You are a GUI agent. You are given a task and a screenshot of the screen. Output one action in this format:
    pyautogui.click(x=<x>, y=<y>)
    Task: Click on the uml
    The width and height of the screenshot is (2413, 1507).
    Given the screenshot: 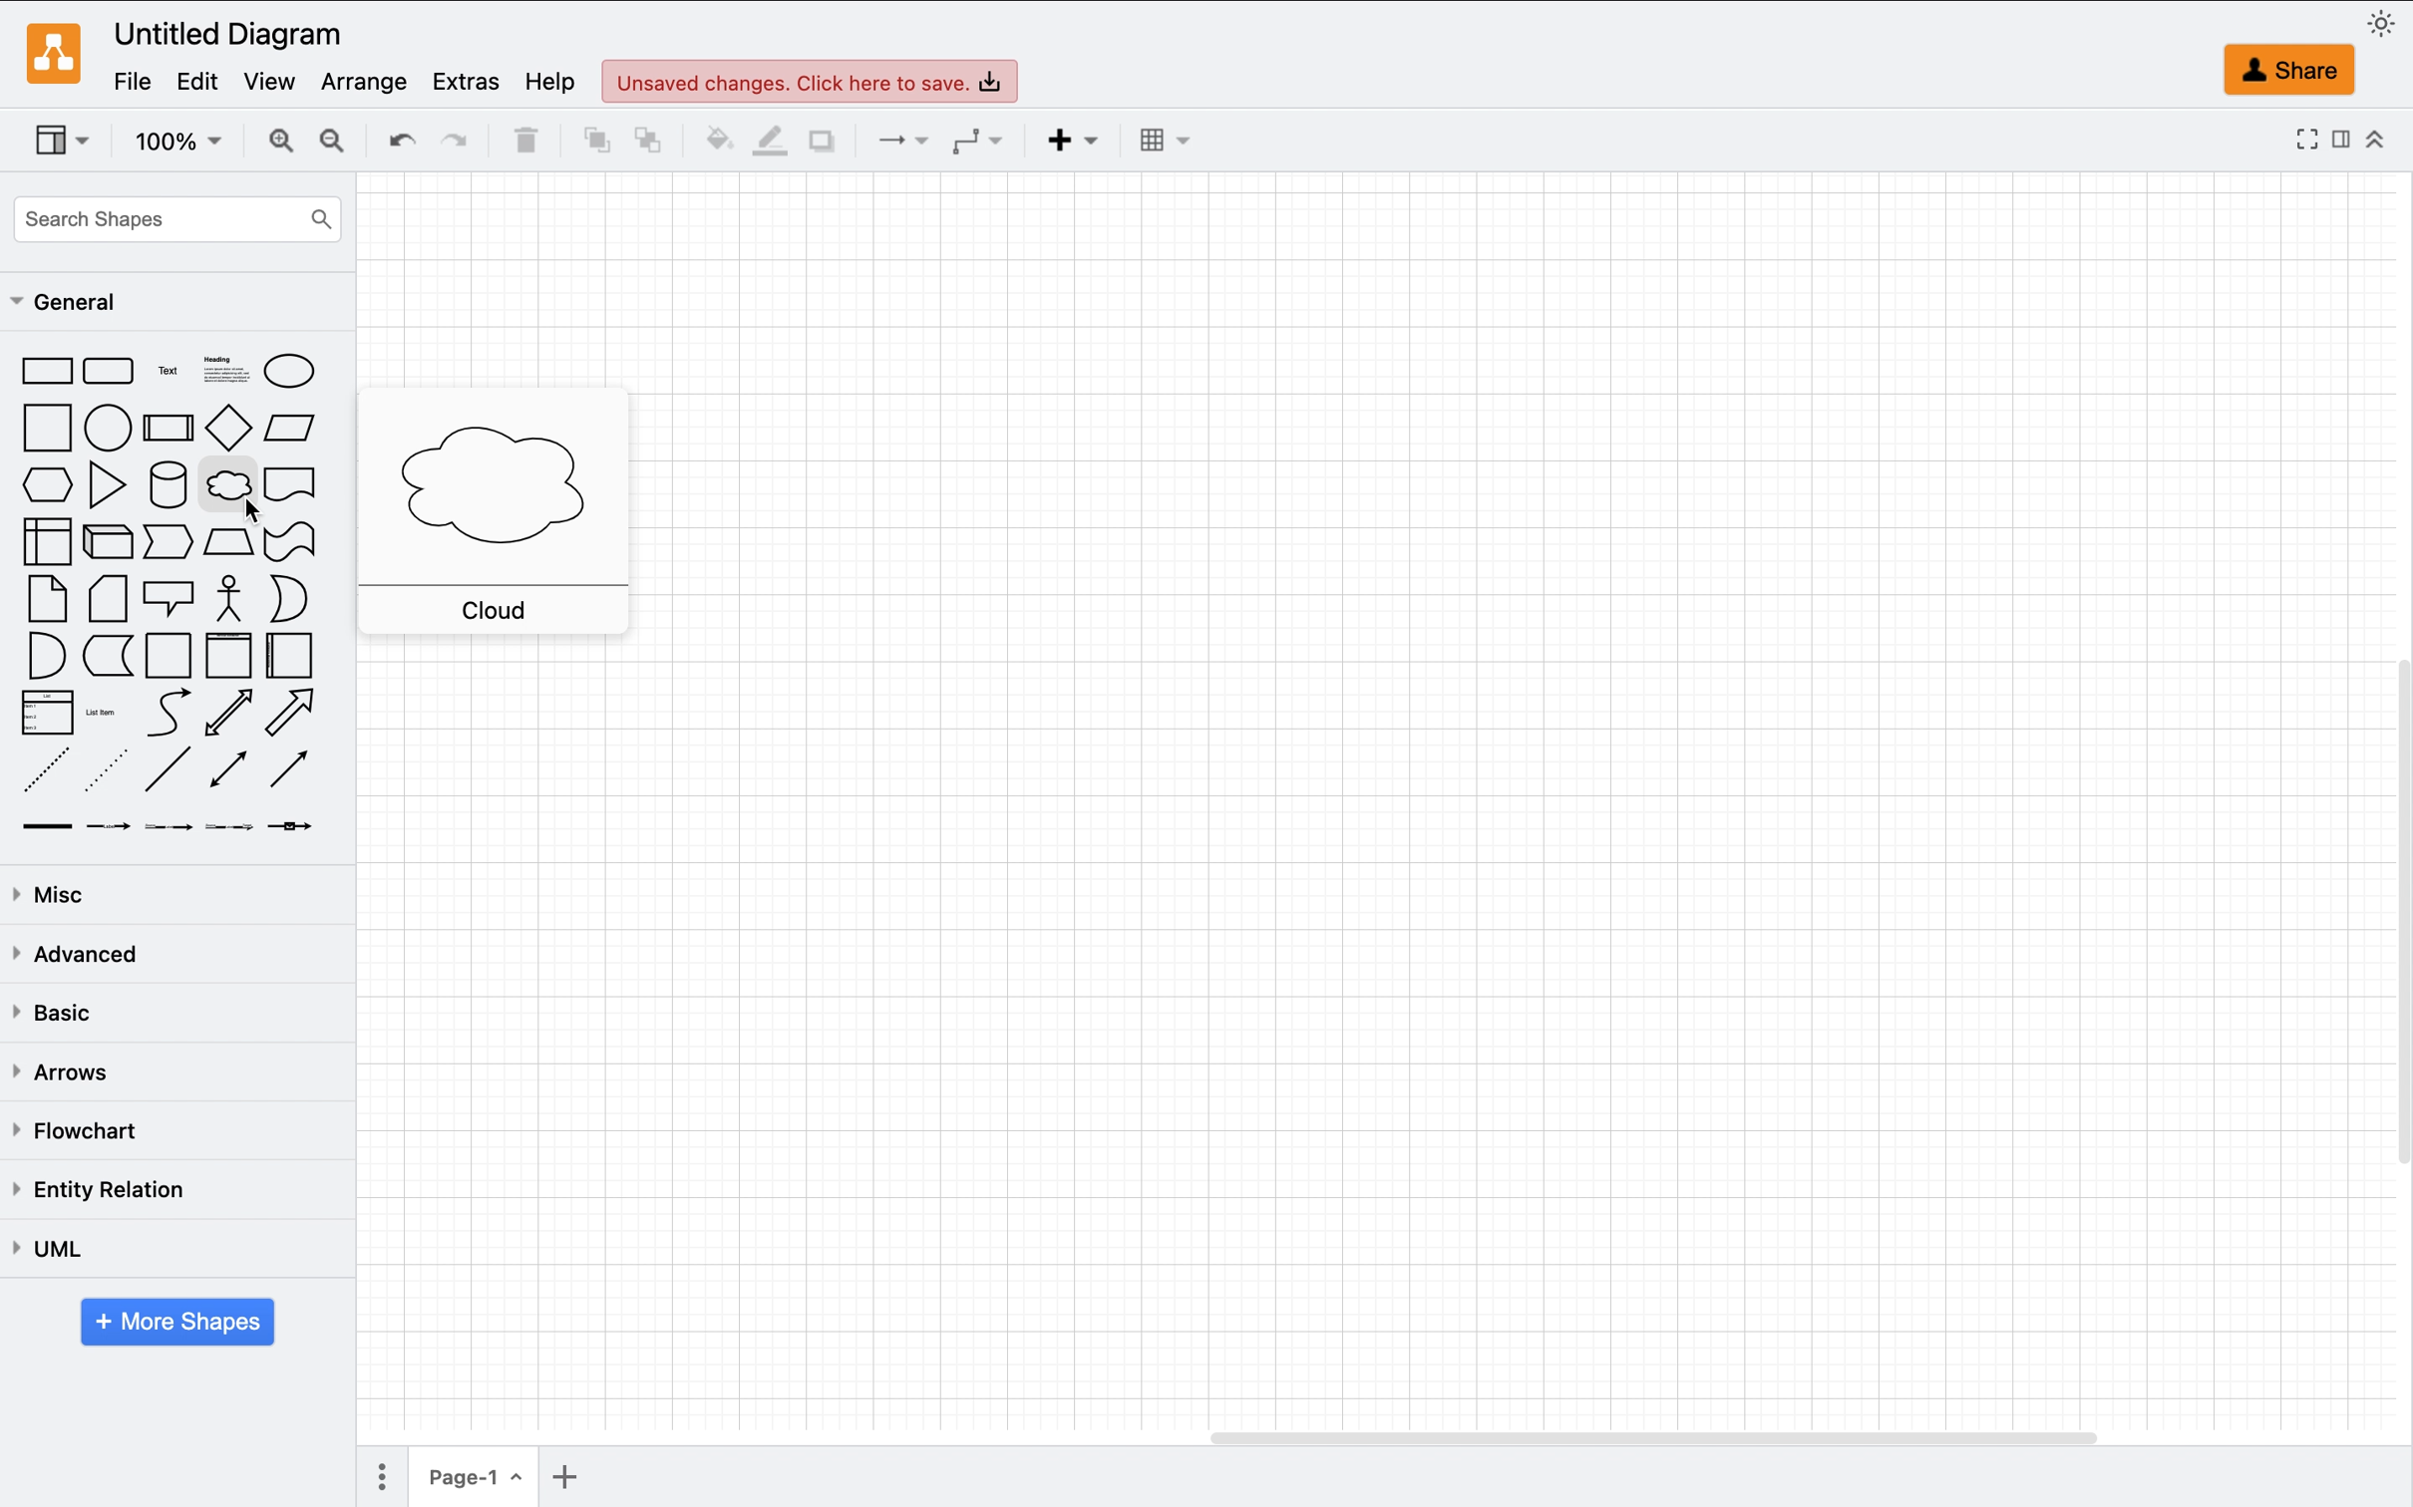 What is the action you would take?
    pyautogui.click(x=54, y=1252)
    